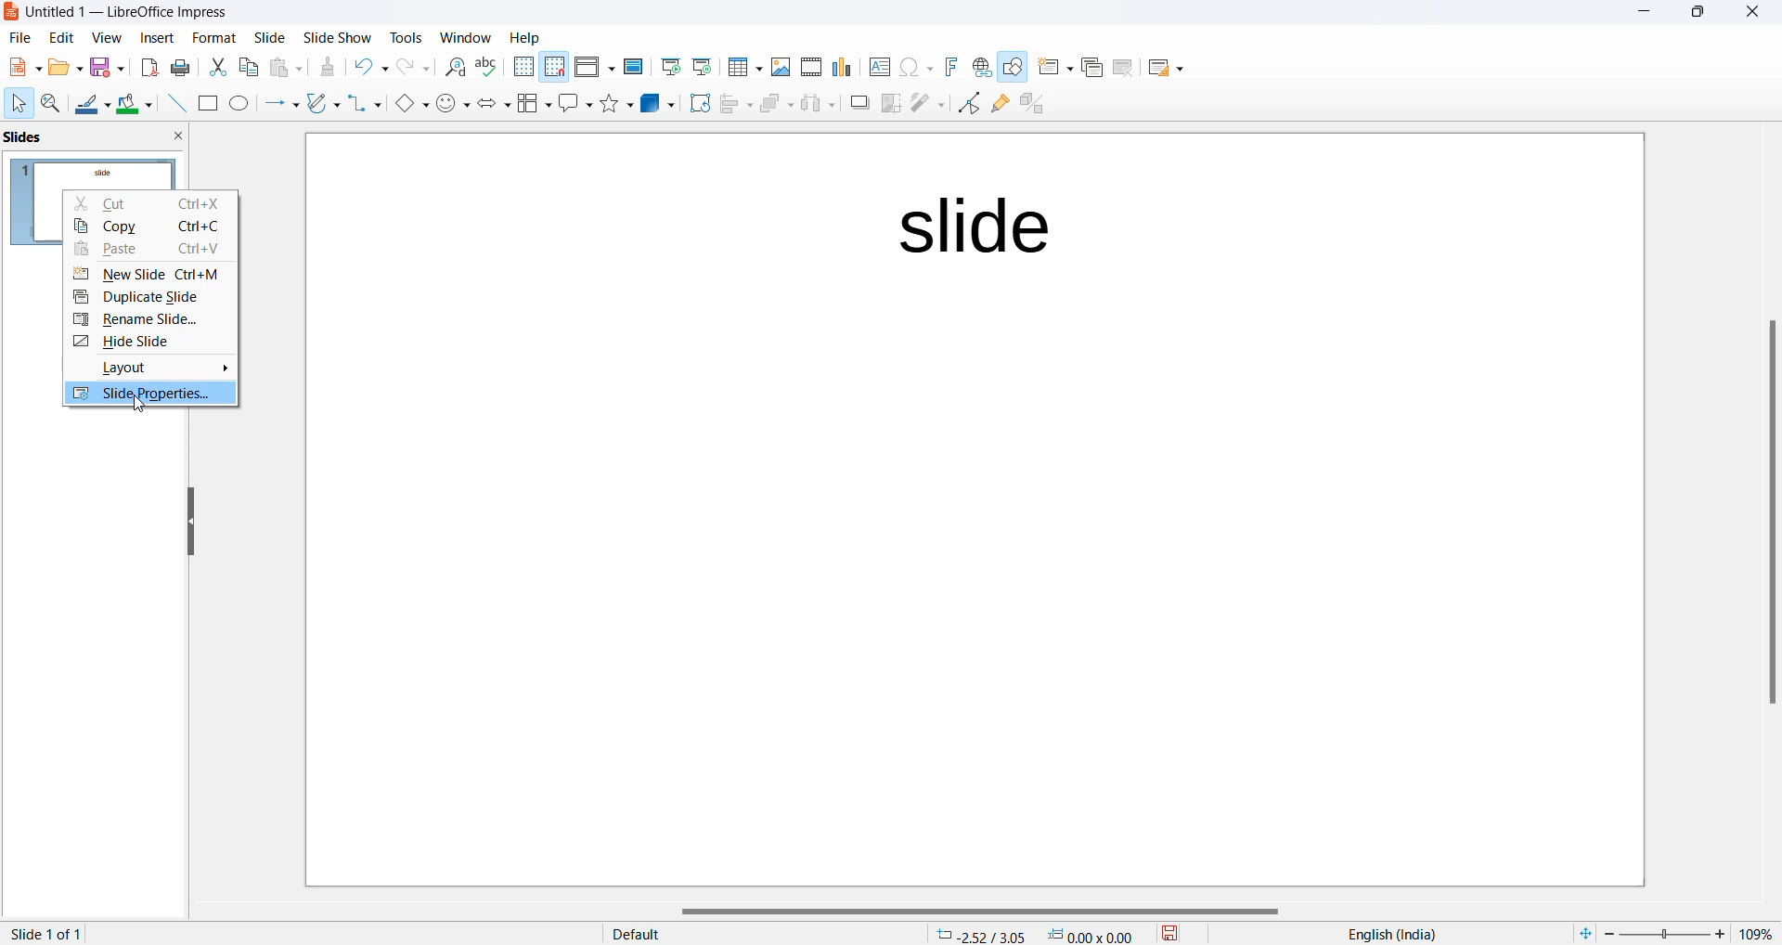 The image size is (1782, 945). What do you see at coordinates (140, 406) in the screenshot?
I see `cursor` at bounding box center [140, 406].